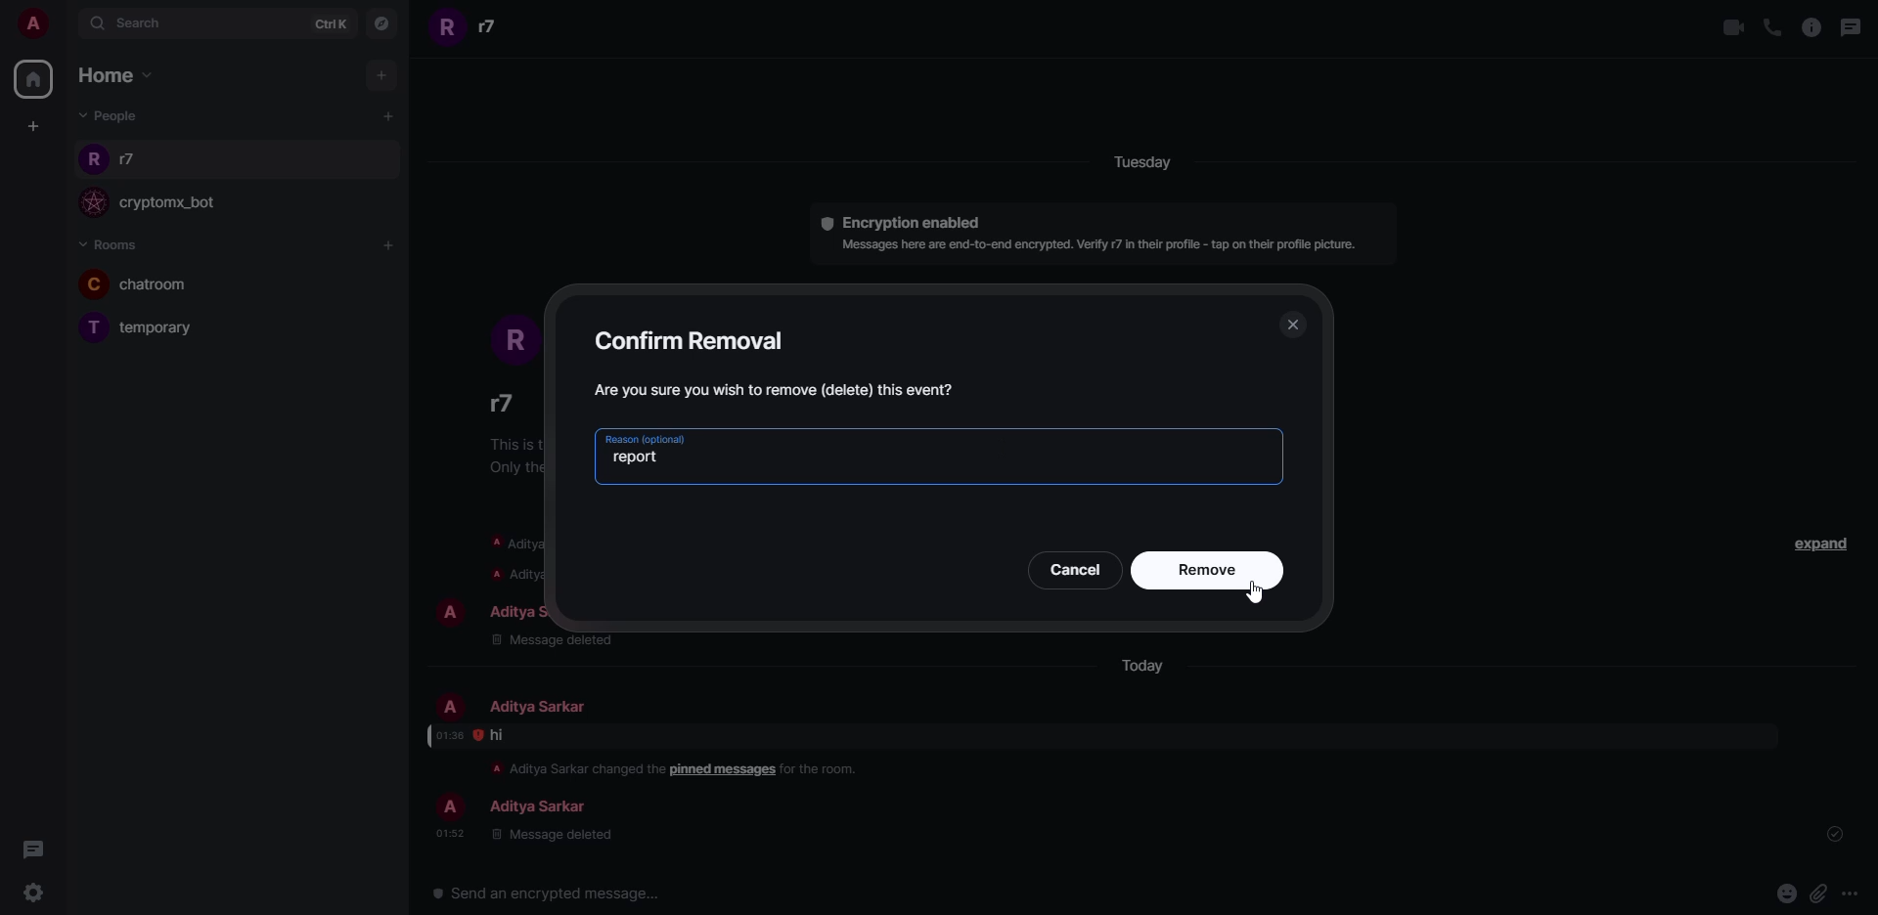 This screenshot has width=1878, height=915. What do you see at coordinates (449, 808) in the screenshot?
I see `profile` at bounding box center [449, 808].